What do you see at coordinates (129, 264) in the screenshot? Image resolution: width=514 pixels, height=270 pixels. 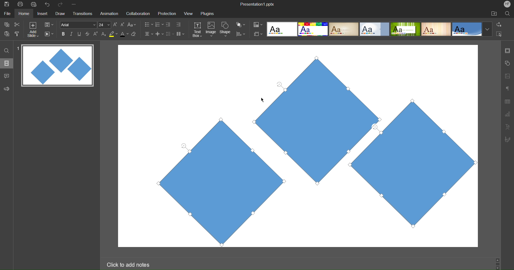 I see `click to add notes` at bounding box center [129, 264].